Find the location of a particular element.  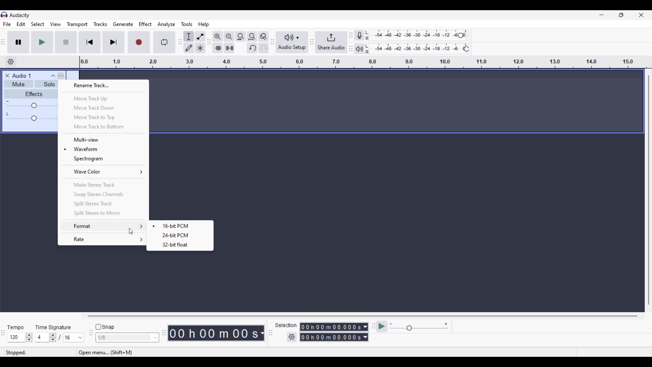

Solo is located at coordinates (49, 85).